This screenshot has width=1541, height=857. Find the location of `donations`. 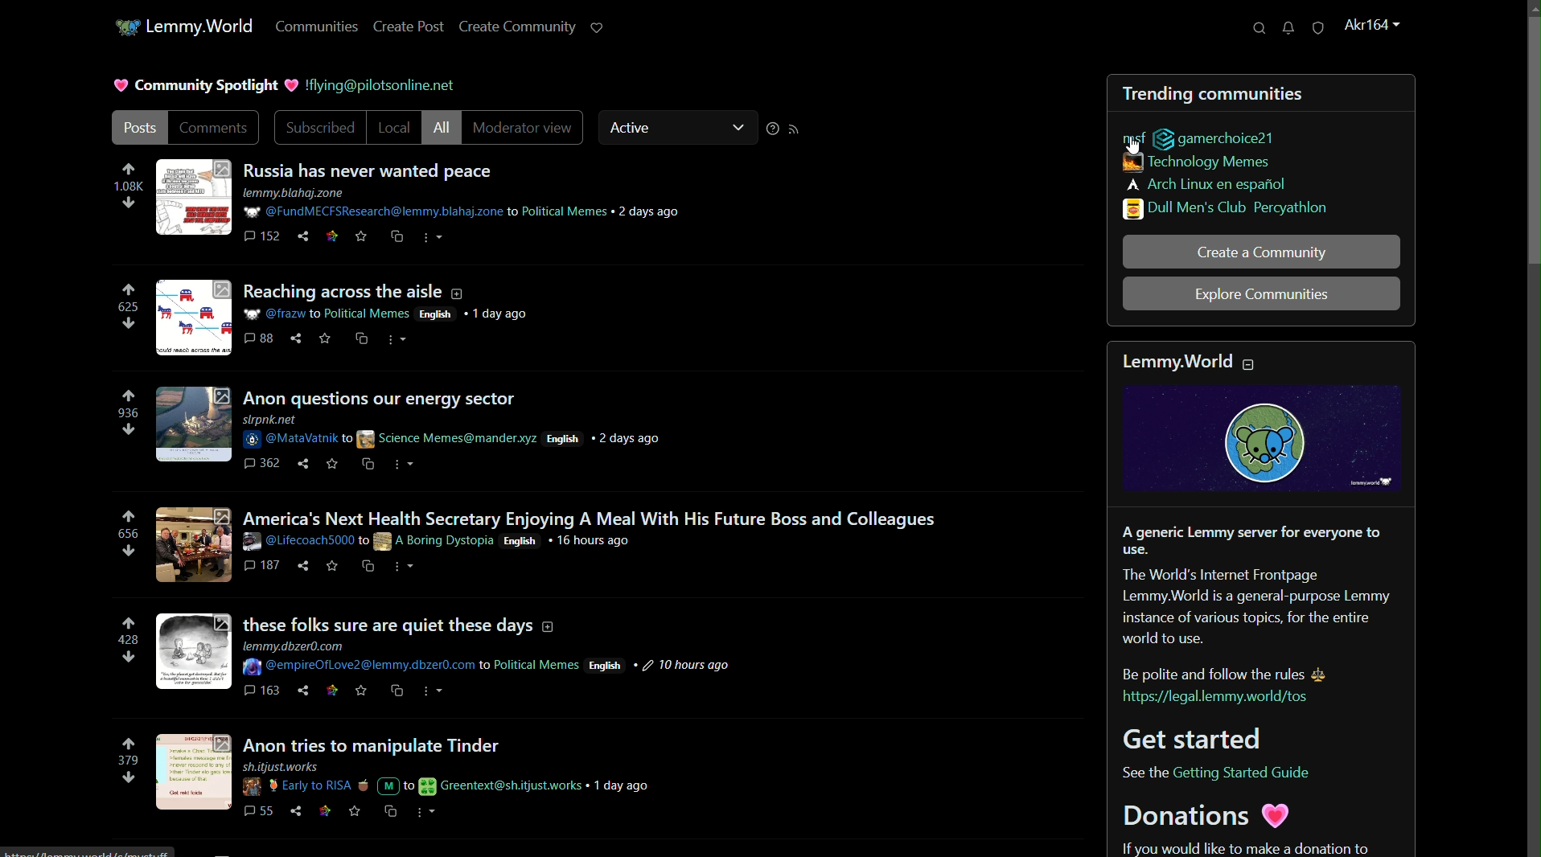

donations is located at coordinates (1202, 816).